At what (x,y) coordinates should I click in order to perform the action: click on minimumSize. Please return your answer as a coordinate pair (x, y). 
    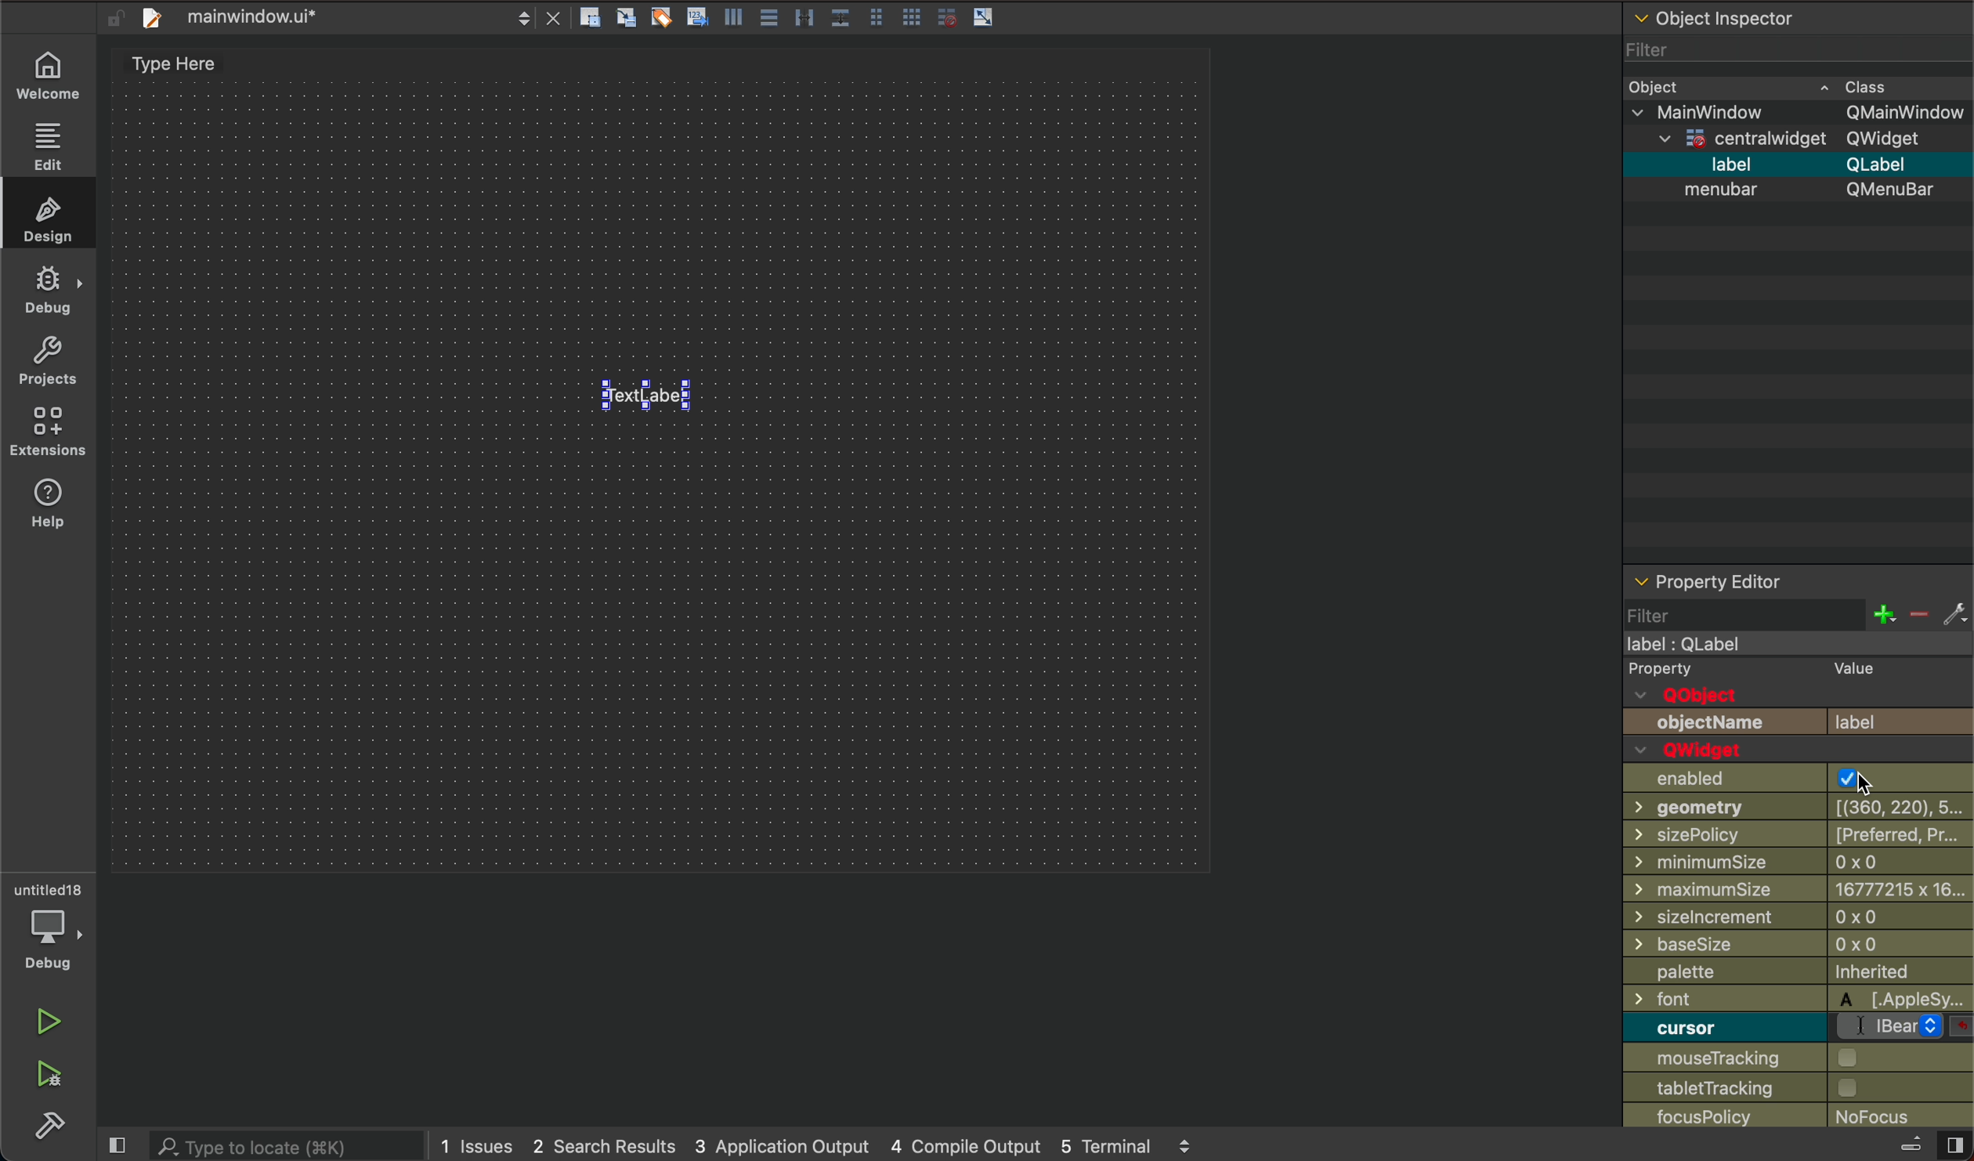
    Looking at the image, I should click on (1723, 861).